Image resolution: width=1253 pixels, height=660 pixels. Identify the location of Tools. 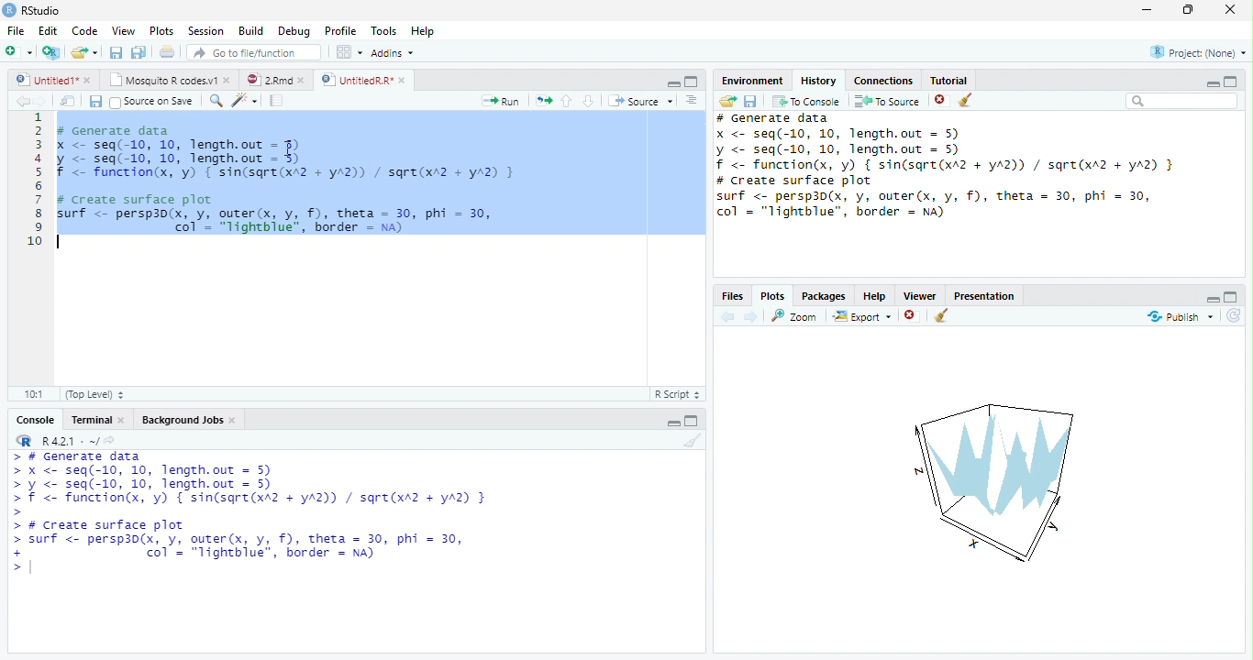
(382, 29).